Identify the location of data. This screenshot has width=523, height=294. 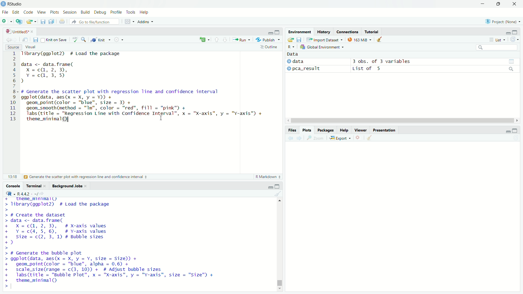
(299, 62).